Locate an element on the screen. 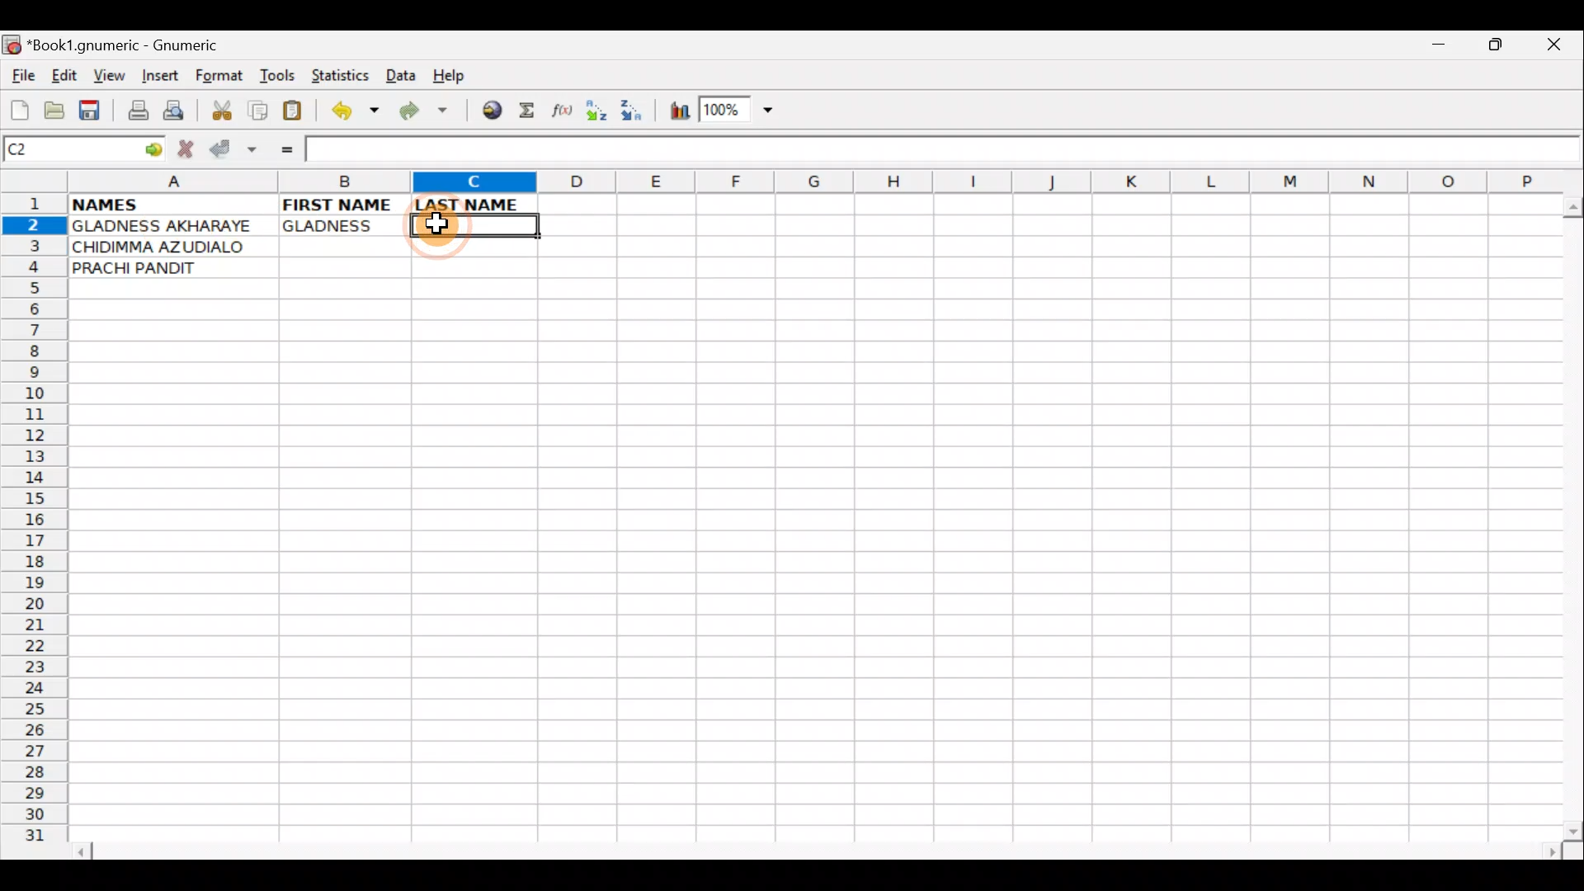 Image resolution: width=1584 pixels, height=891 pixels. Print file is located at coordinates (134, 112).